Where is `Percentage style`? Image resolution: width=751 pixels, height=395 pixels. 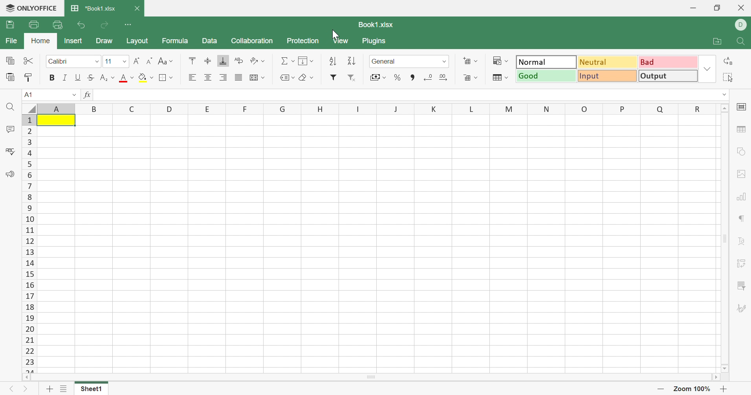
Percentage style is located at coordinates (397, 77).